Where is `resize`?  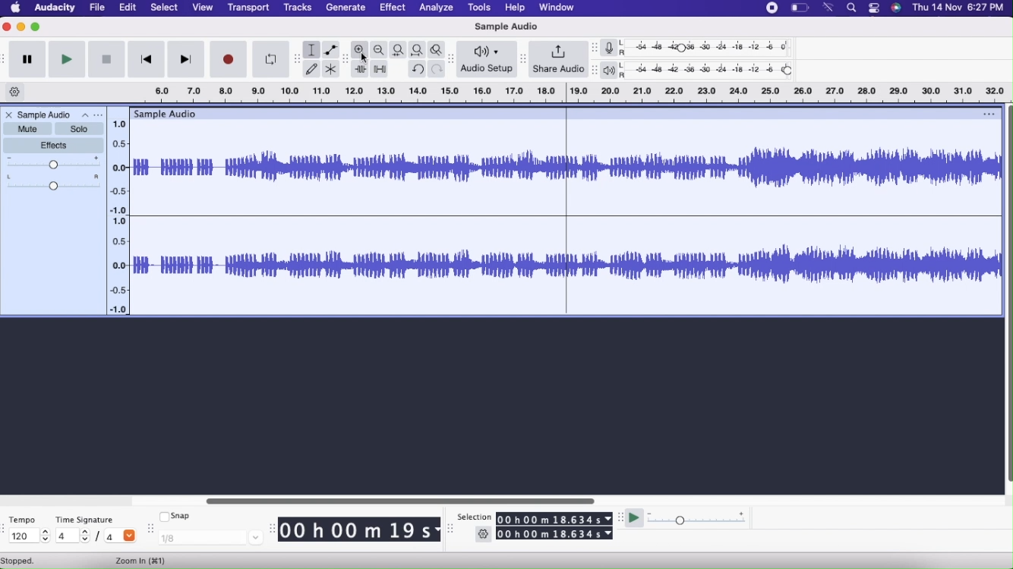 resize is located at coordinates (523, 58).